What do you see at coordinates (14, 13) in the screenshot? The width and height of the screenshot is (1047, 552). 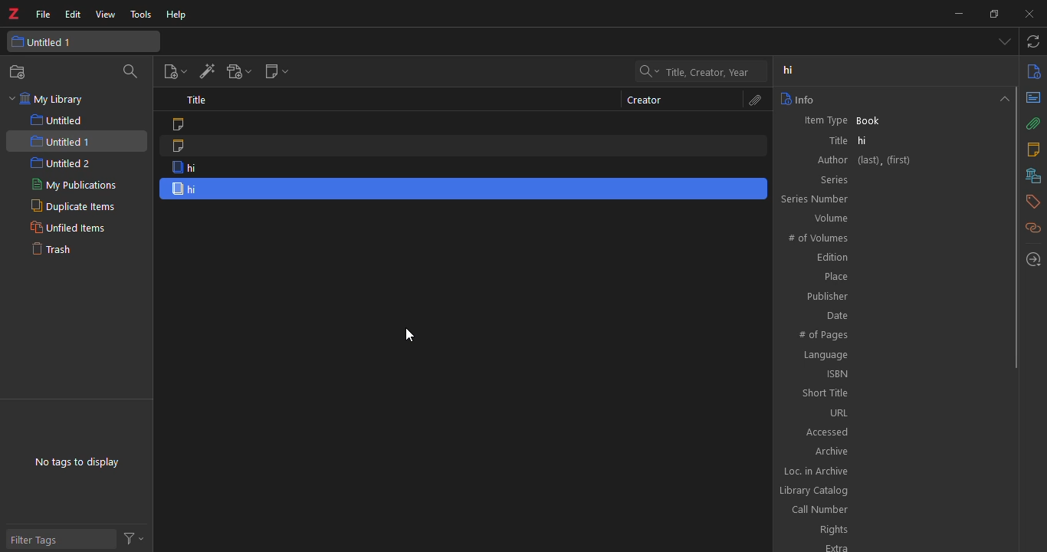 I see `z` at bounding box center [14, 13].